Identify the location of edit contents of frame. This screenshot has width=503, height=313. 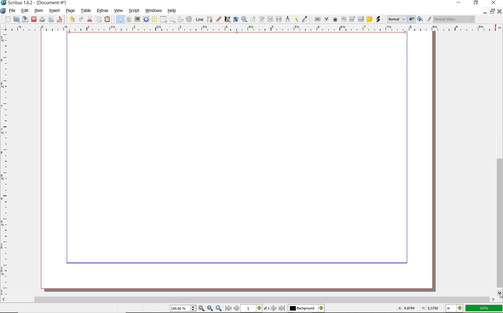
(252, 19).